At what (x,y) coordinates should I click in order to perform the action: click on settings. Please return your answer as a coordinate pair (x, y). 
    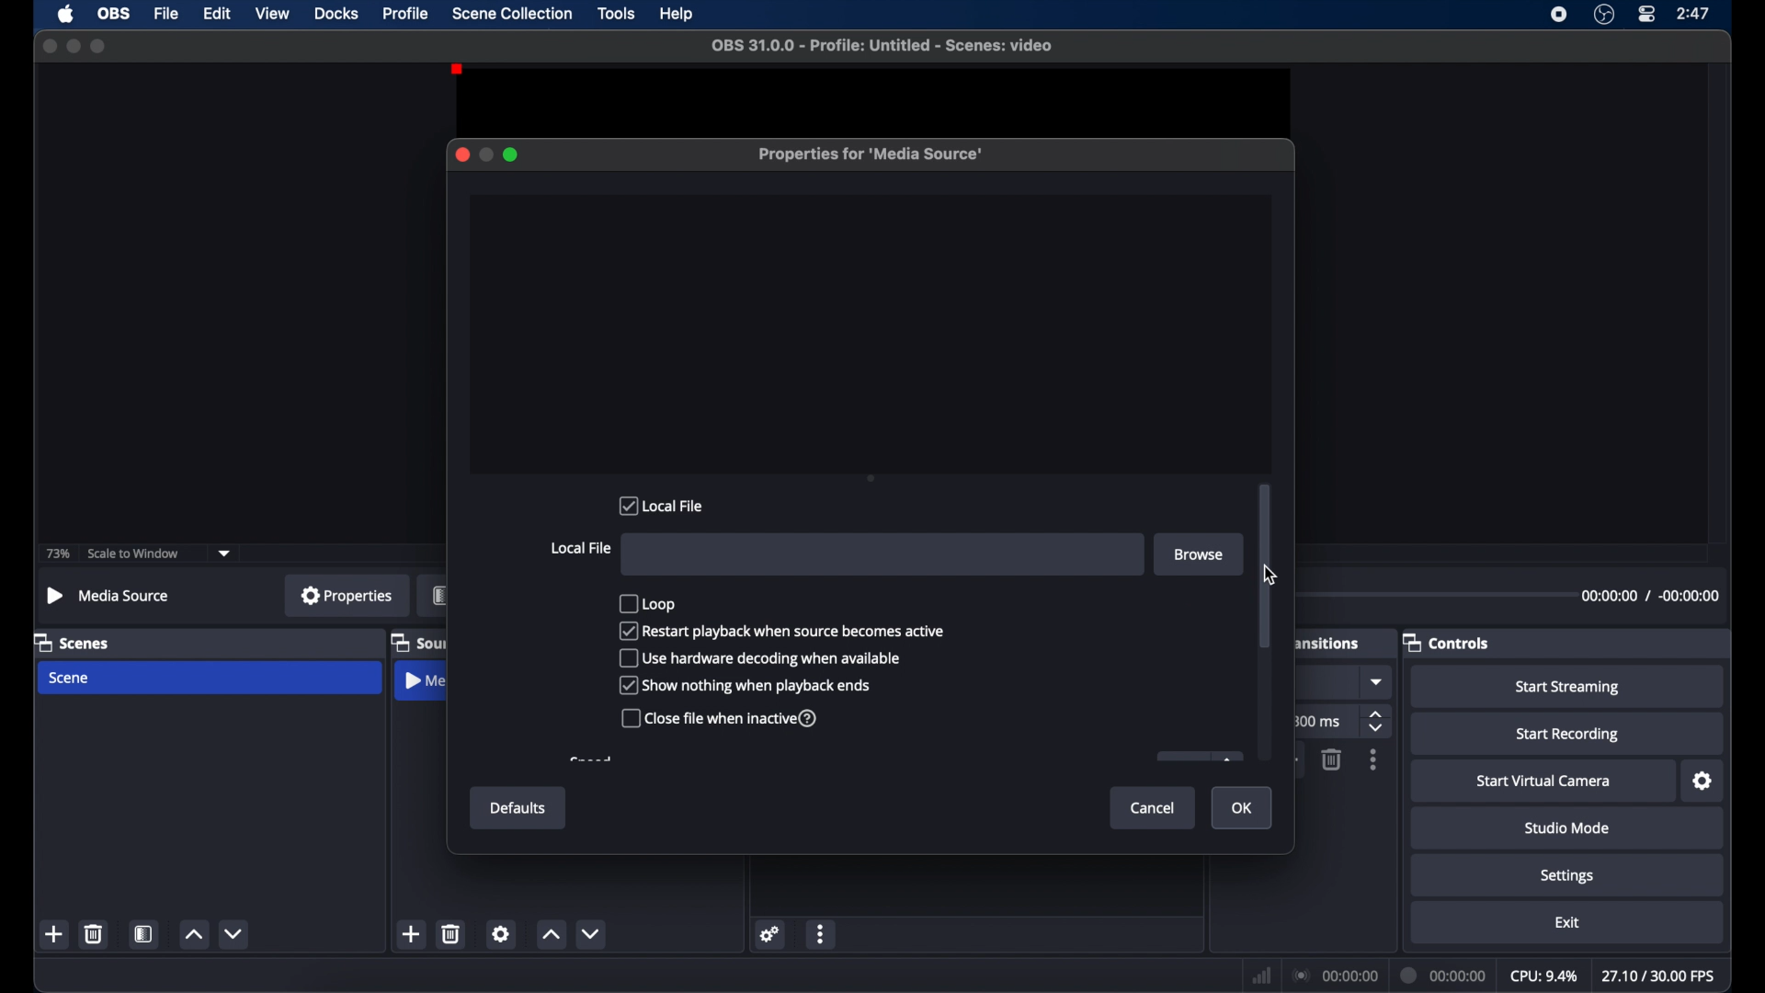
    Looking at the image, I should click on (771, 934).